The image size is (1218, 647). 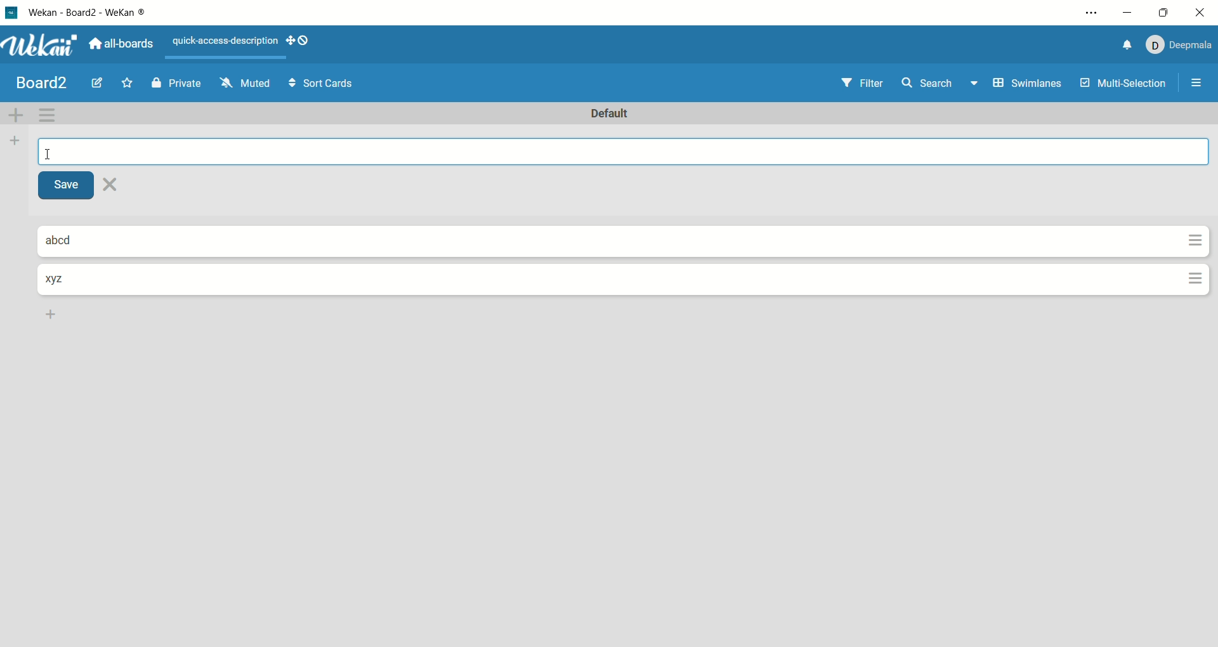 I want to click on text, so click(x=223, y=43).